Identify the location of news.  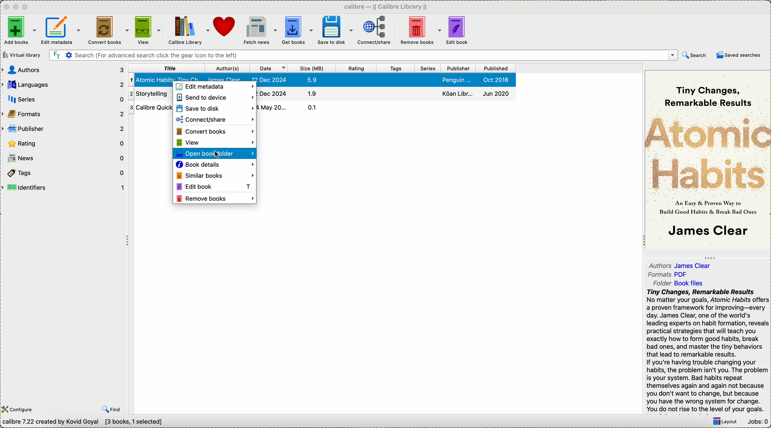
(64, 158).